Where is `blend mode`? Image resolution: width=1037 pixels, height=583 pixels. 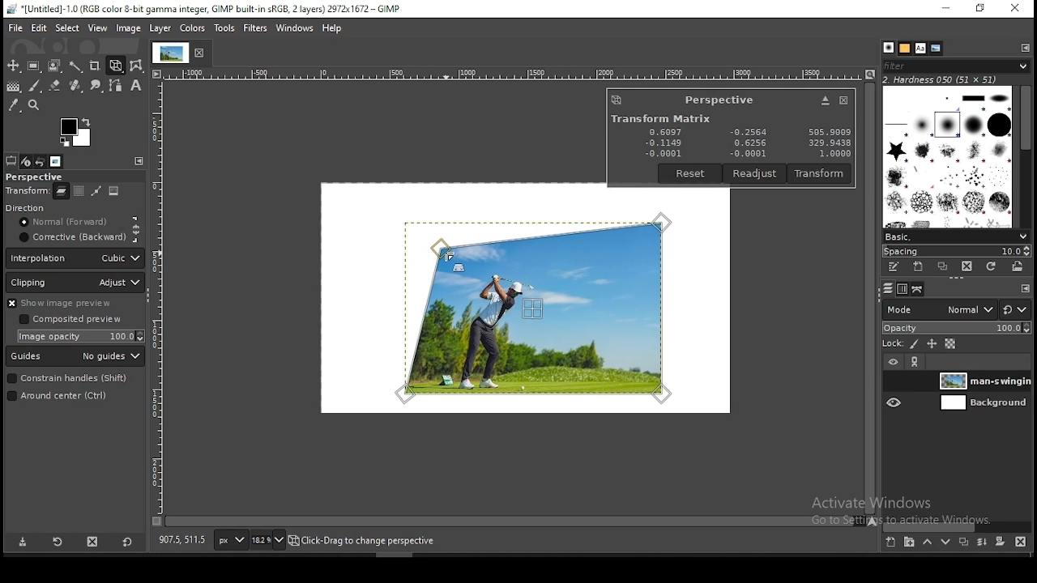
blend mode is located at coordinates (957, 309).